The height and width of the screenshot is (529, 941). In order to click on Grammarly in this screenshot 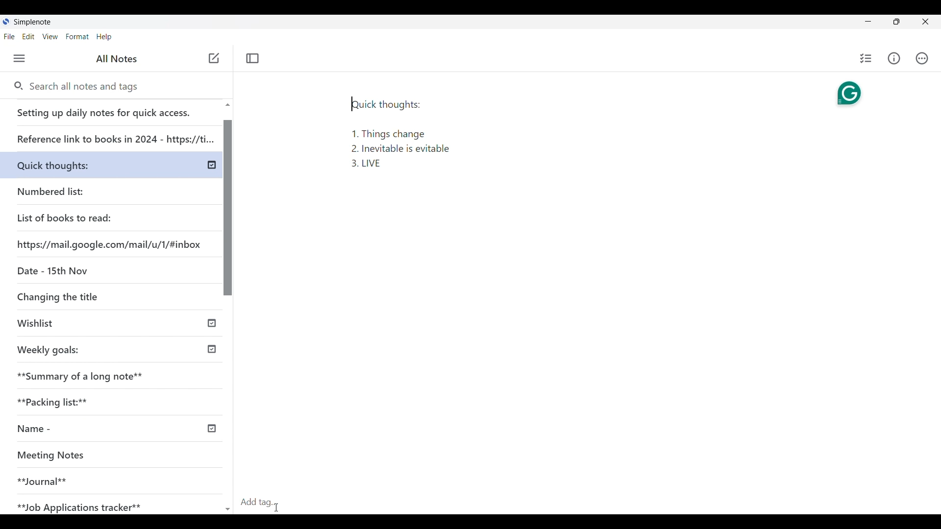, I will do `click(850, 93)`.